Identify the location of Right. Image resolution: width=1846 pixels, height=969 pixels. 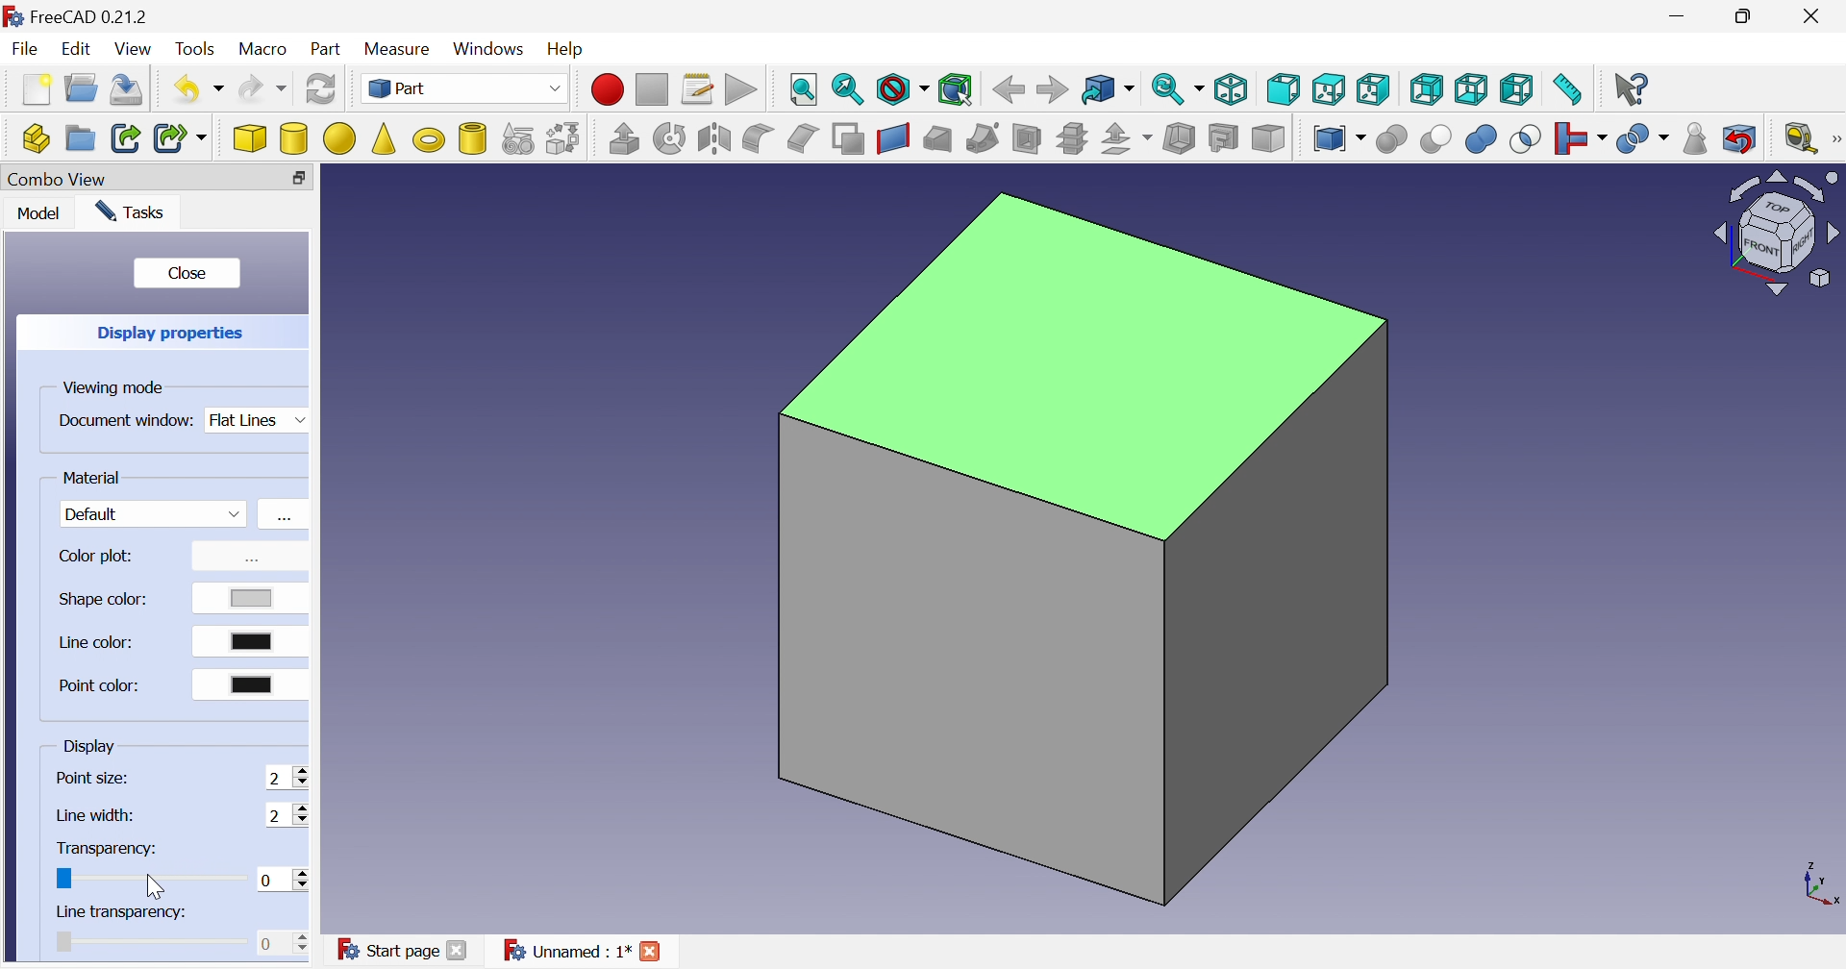
(1373, 88).